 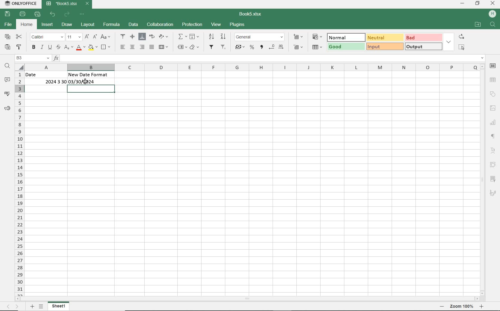 What do you see at coordinates (164, 36) in the screenshot?
I see `ORIENTATION` at bounding box center [164, 36].